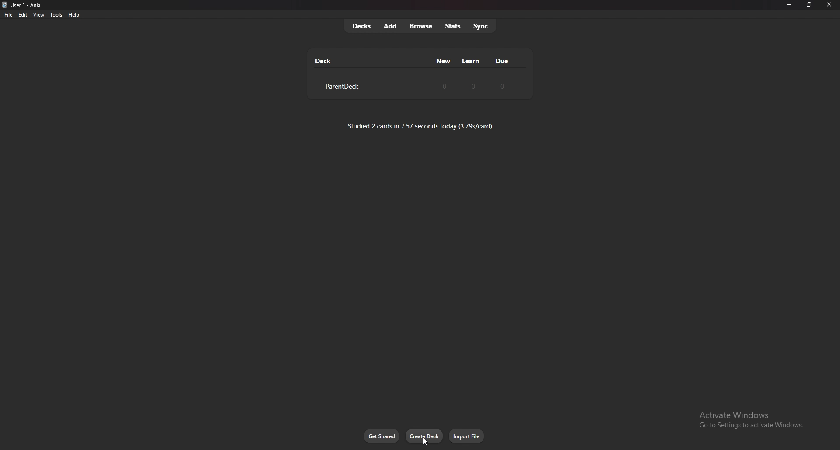  What do you see at coordinates (324, 61) in the screenshot?
I see `deck` at bounding box center [324, 61].